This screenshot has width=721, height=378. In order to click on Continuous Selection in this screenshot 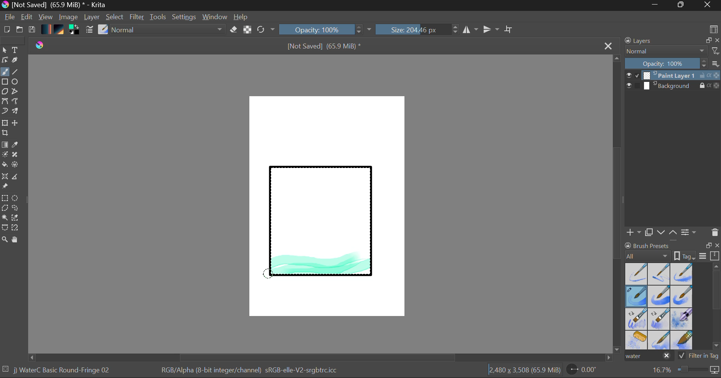, I will do `click(5, 217)`.